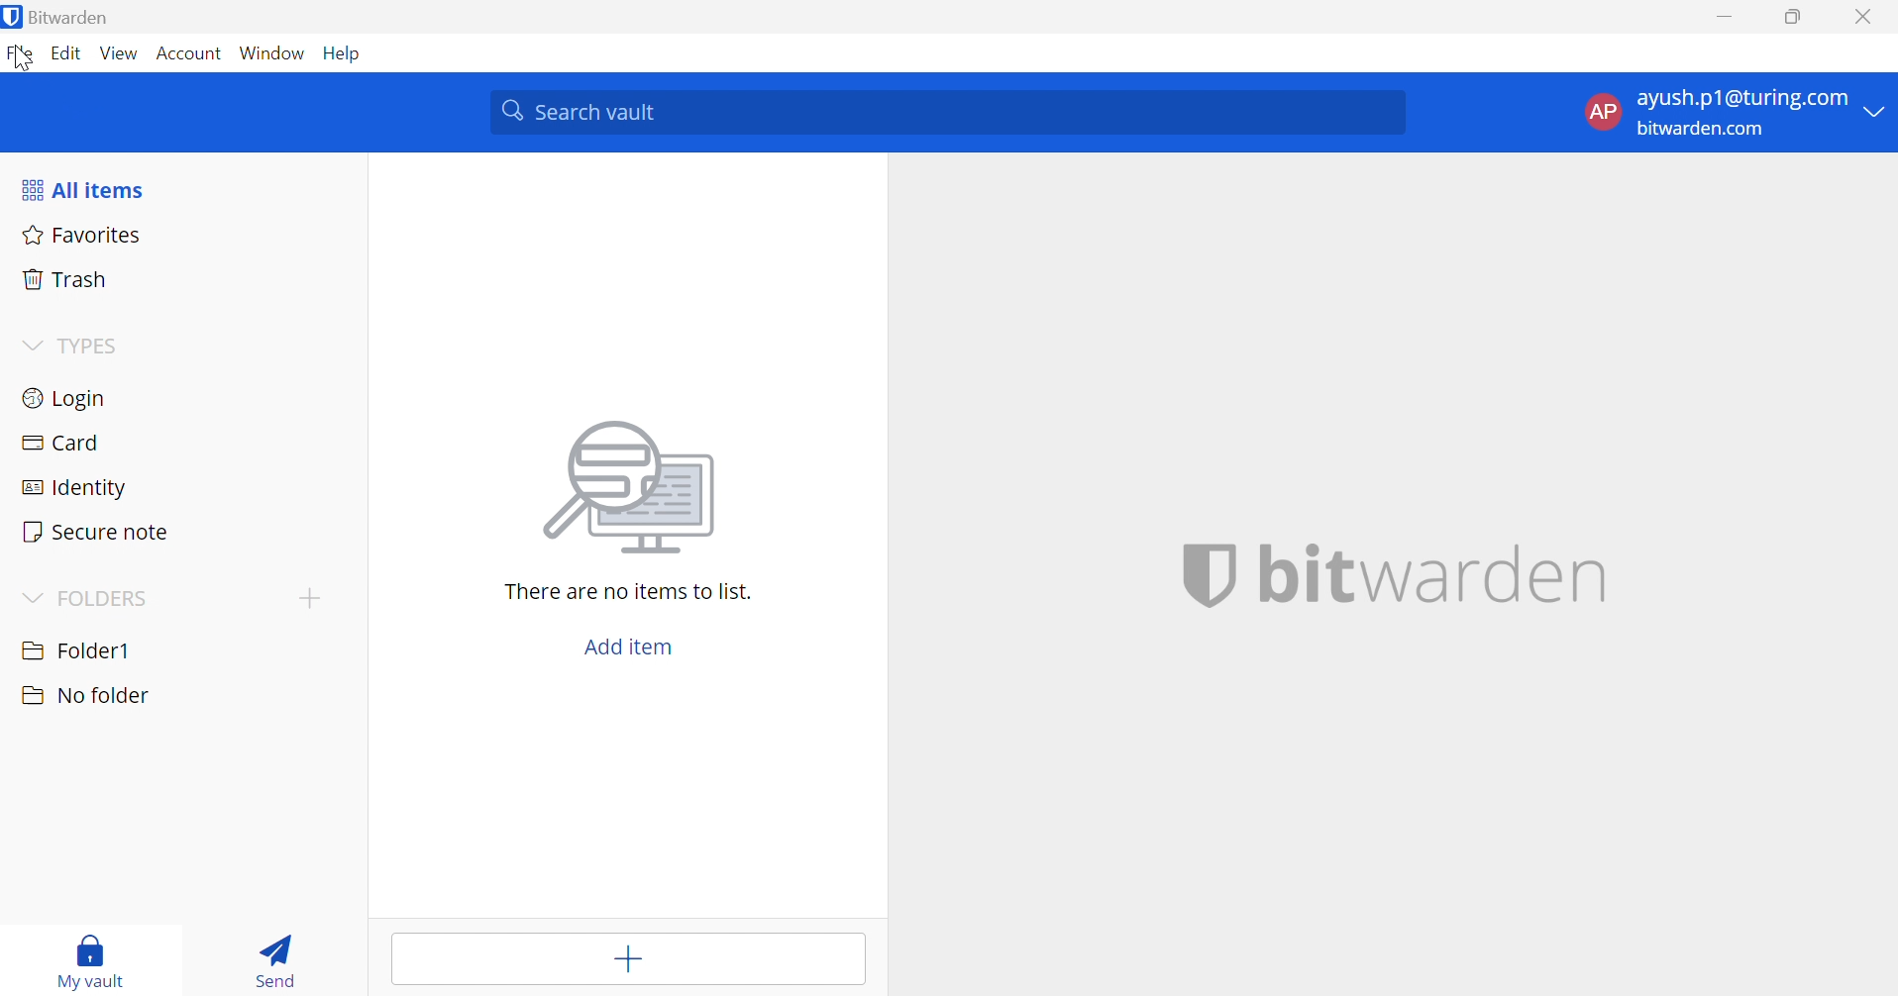  Describe the element at coordinates (1723, 14) in the screenshot. I see `Minimize` at that location.